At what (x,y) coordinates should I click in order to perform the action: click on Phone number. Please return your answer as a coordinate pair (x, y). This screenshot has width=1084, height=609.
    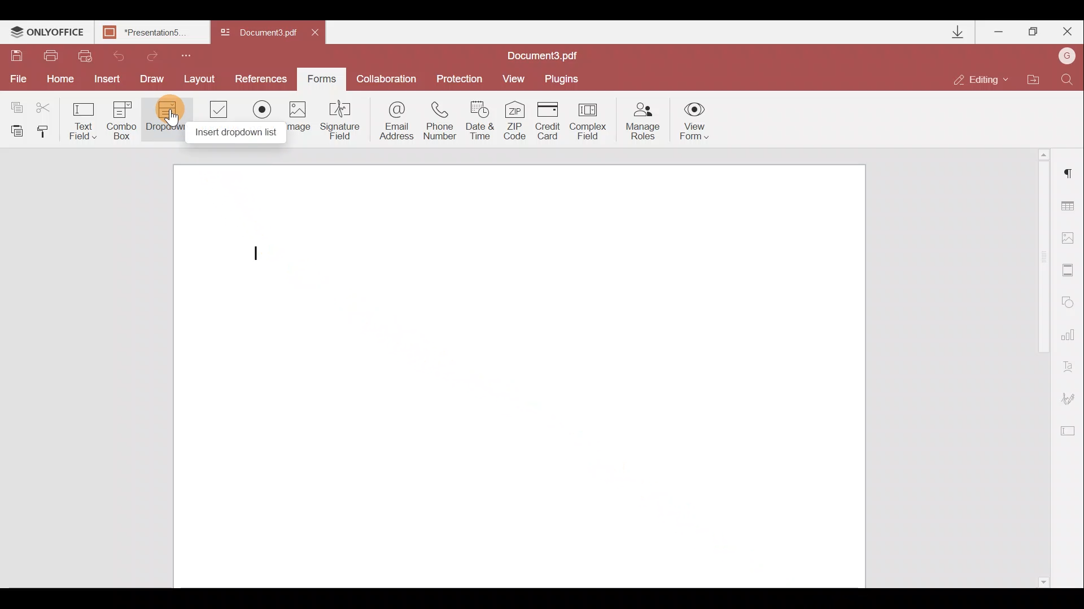
    Looking at the image, I should click on (442, 121).